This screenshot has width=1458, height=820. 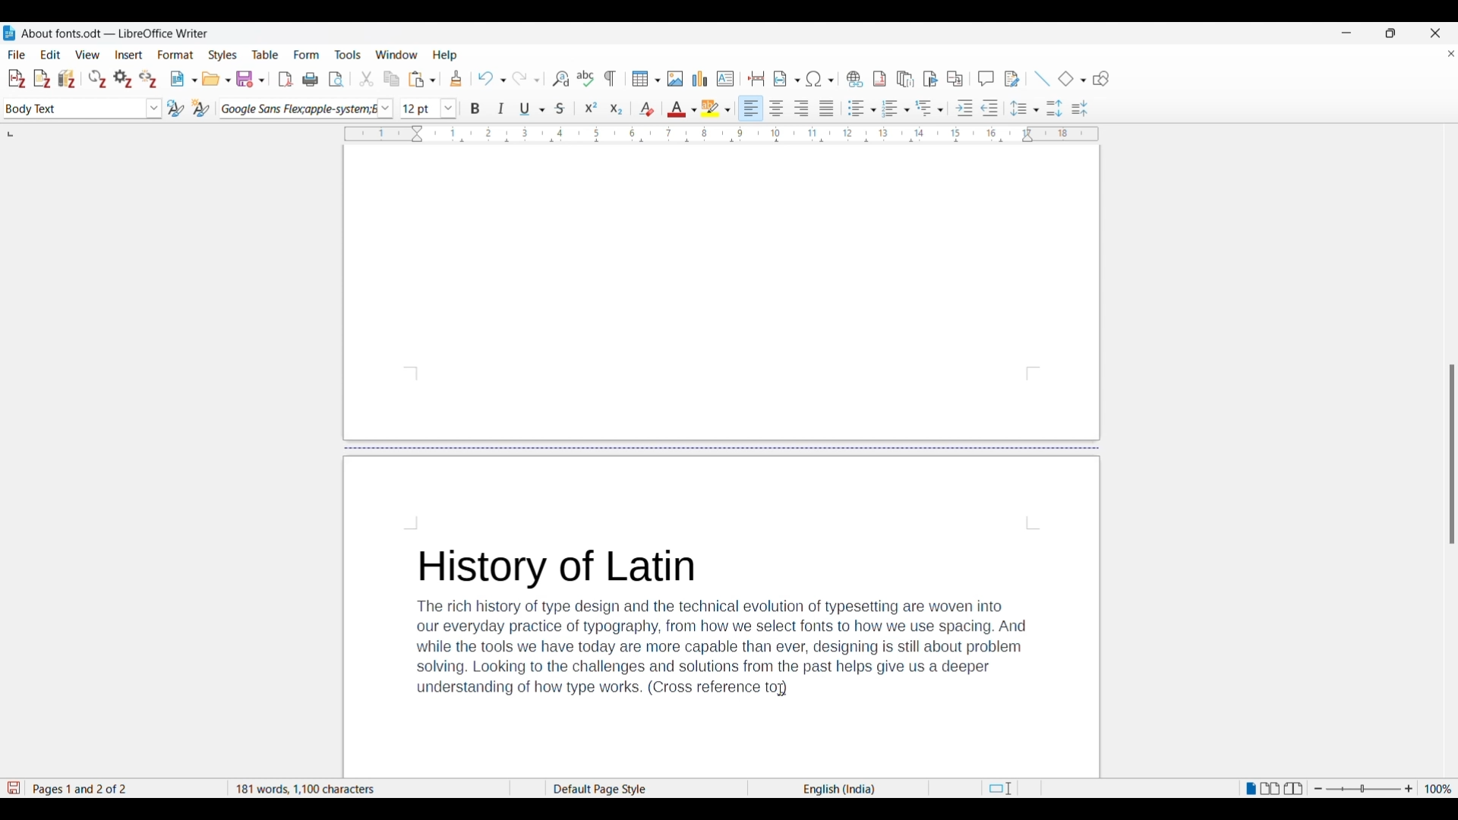 What do you see at coordinates (751, 108) in the screenshot?
I see `Align left, current selection highlighted` at bounding box center [751, 108].